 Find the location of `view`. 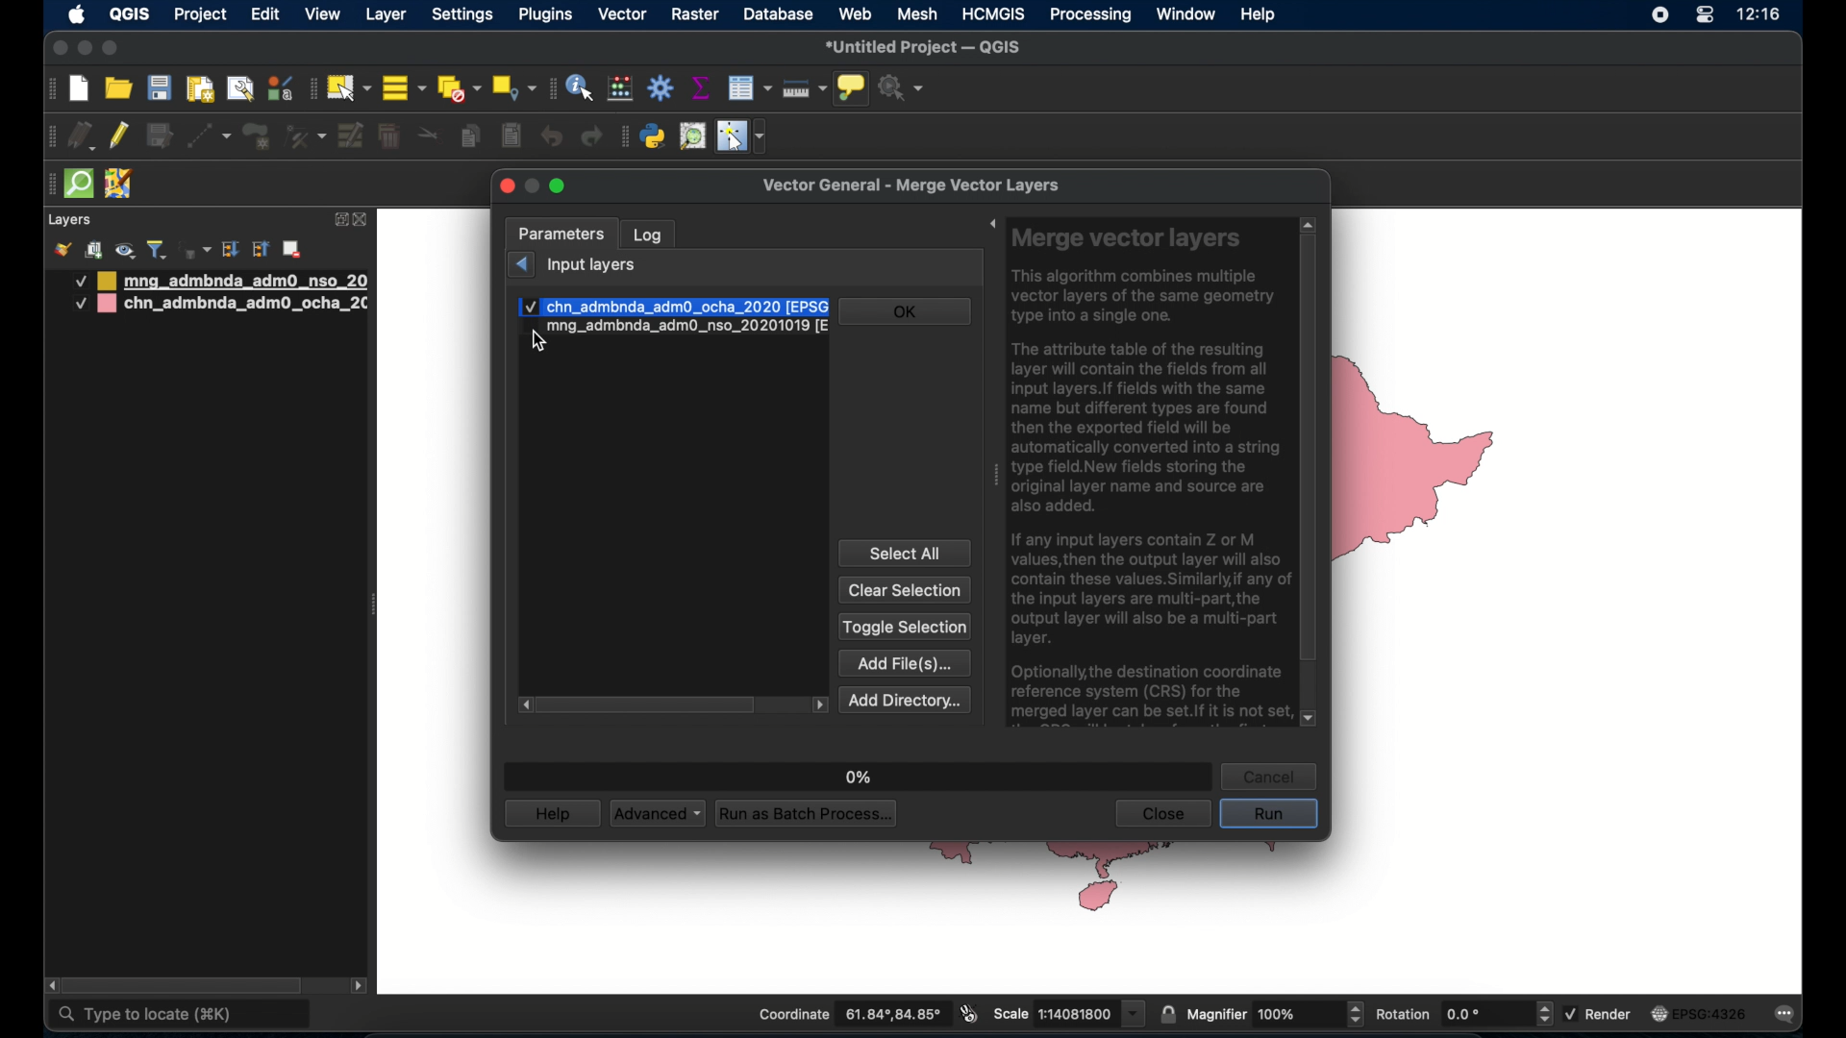

view is located at coordinates (323, 16).